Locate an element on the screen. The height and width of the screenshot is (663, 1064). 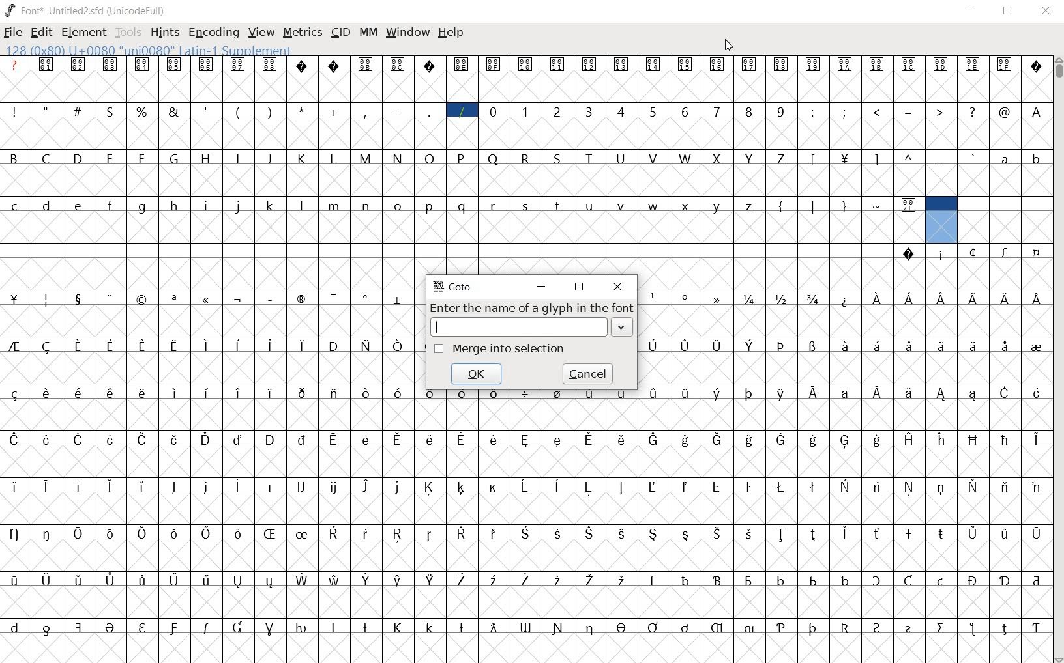
Symbol is located at coordinates (239, 64).